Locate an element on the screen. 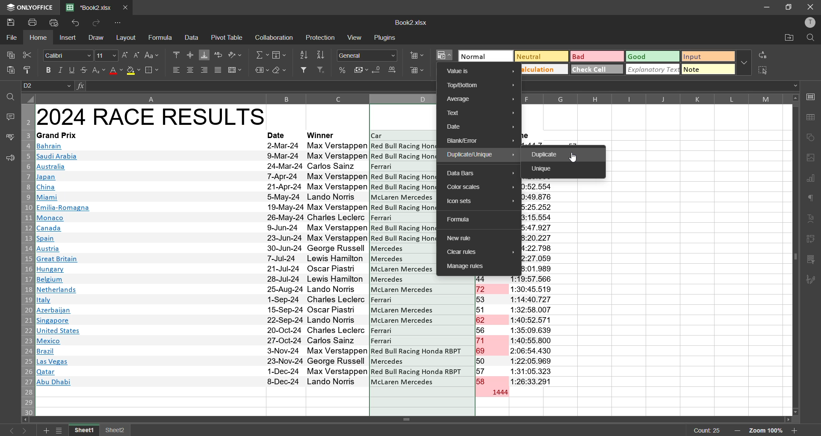 This screenshot has height=436, width=821. images is located at coordinates (811, 158).